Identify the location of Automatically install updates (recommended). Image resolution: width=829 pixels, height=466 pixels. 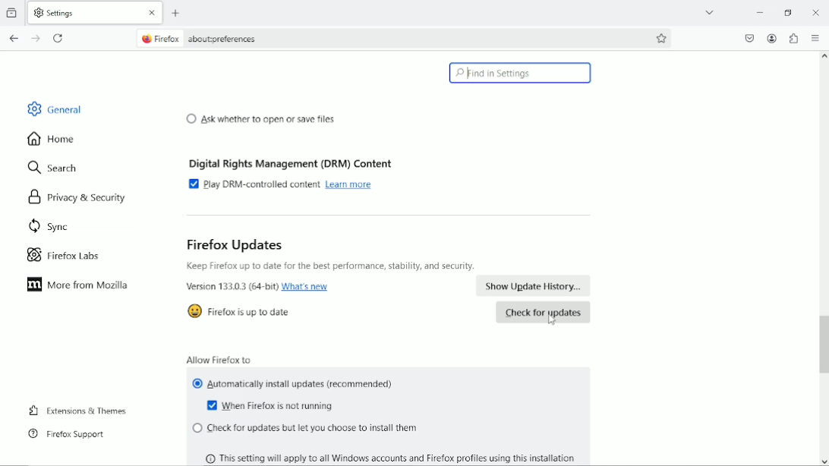
(295, 385).